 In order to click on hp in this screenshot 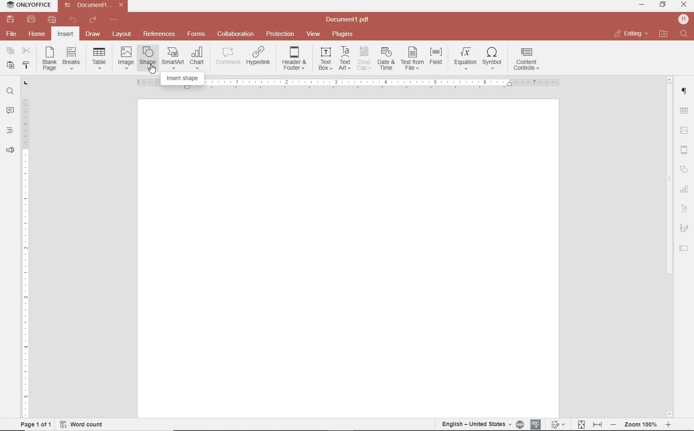, I will do `click(685, 19)`.